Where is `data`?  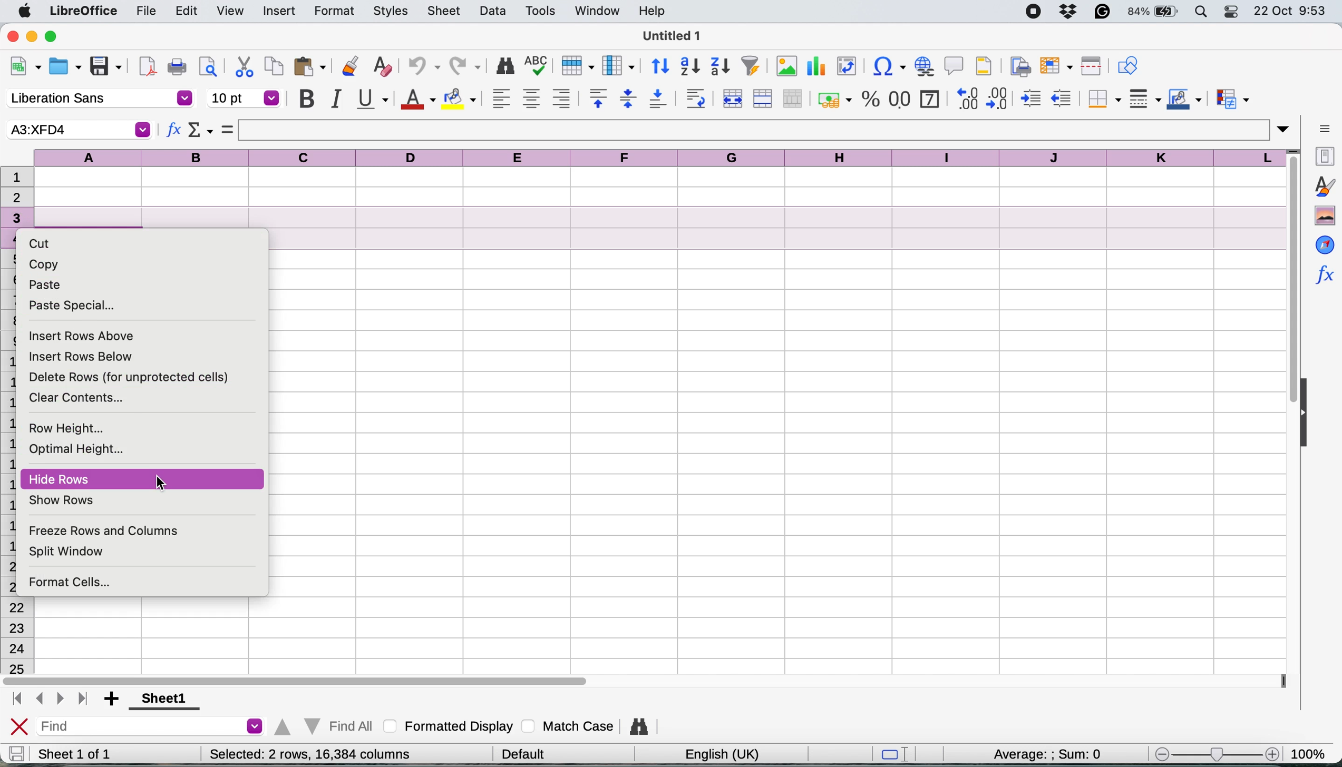 data is located at coordinates (495, 11).